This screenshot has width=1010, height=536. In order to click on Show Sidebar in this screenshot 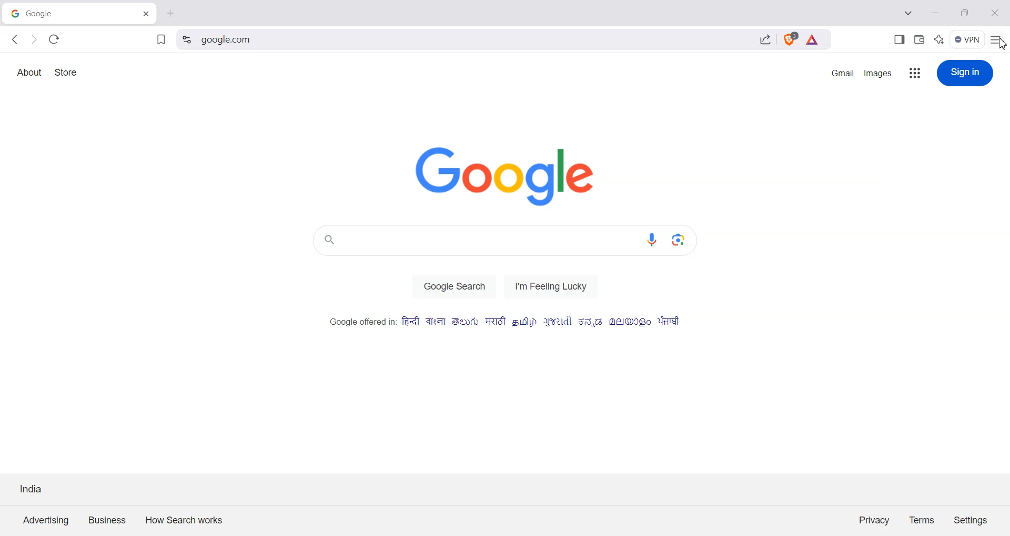, I will do `click(900, 39)`.